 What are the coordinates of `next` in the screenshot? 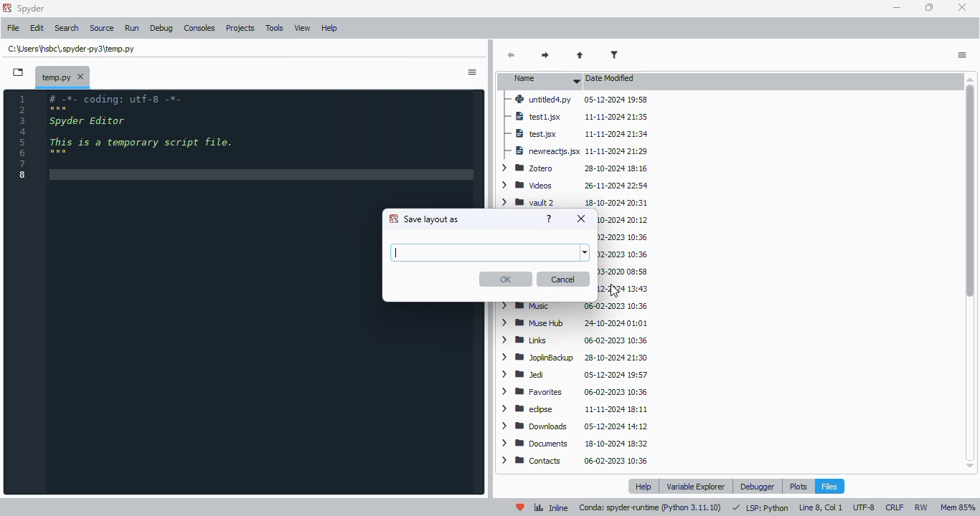 It's located at (545, 56).